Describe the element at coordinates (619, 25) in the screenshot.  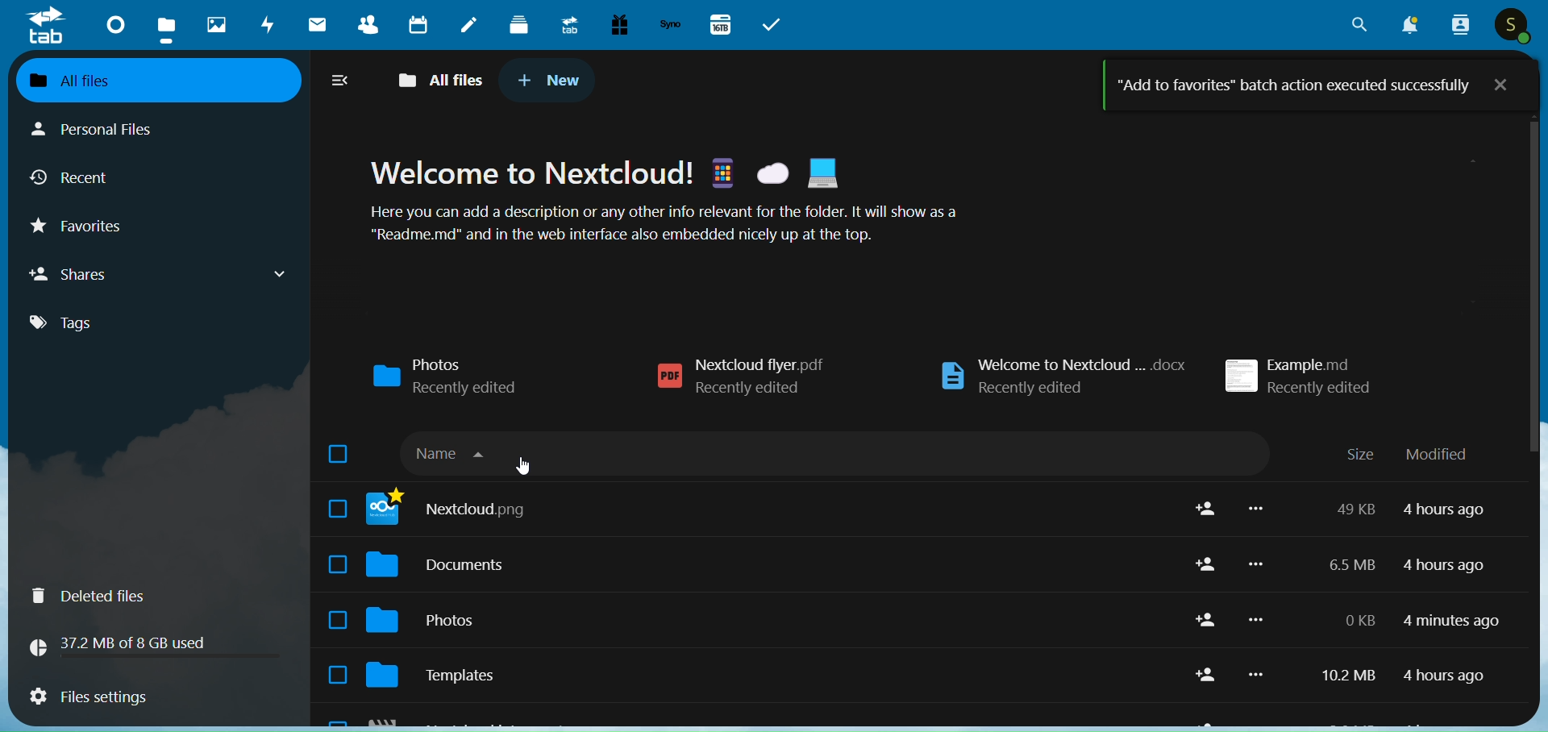
I see `free trial` at that location.